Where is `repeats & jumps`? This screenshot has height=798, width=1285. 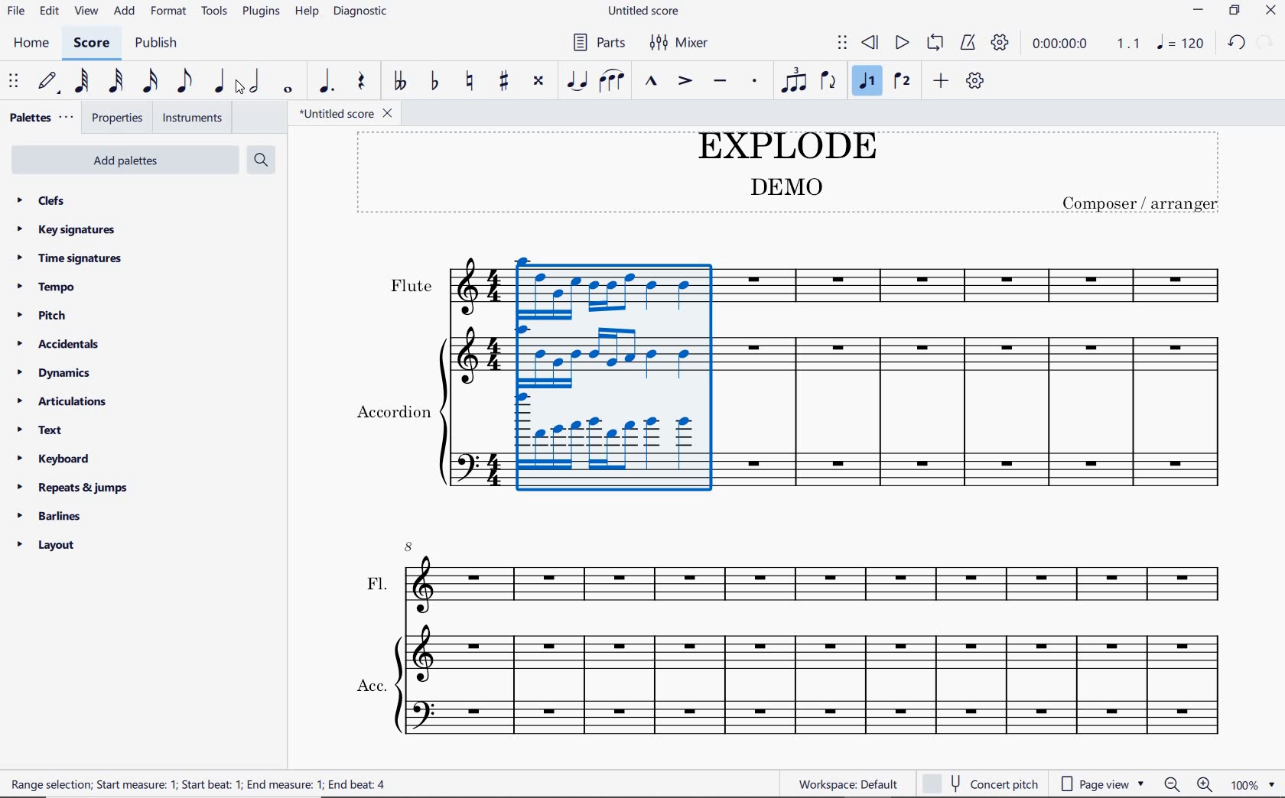 repeats & jumps is located at coordinates (76, 488).